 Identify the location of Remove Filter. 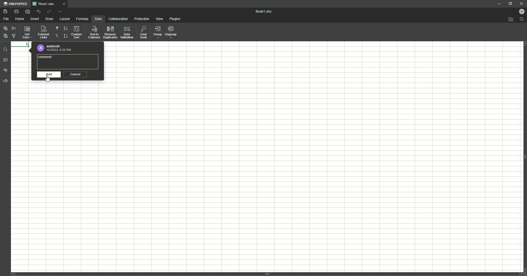
(57, 36).